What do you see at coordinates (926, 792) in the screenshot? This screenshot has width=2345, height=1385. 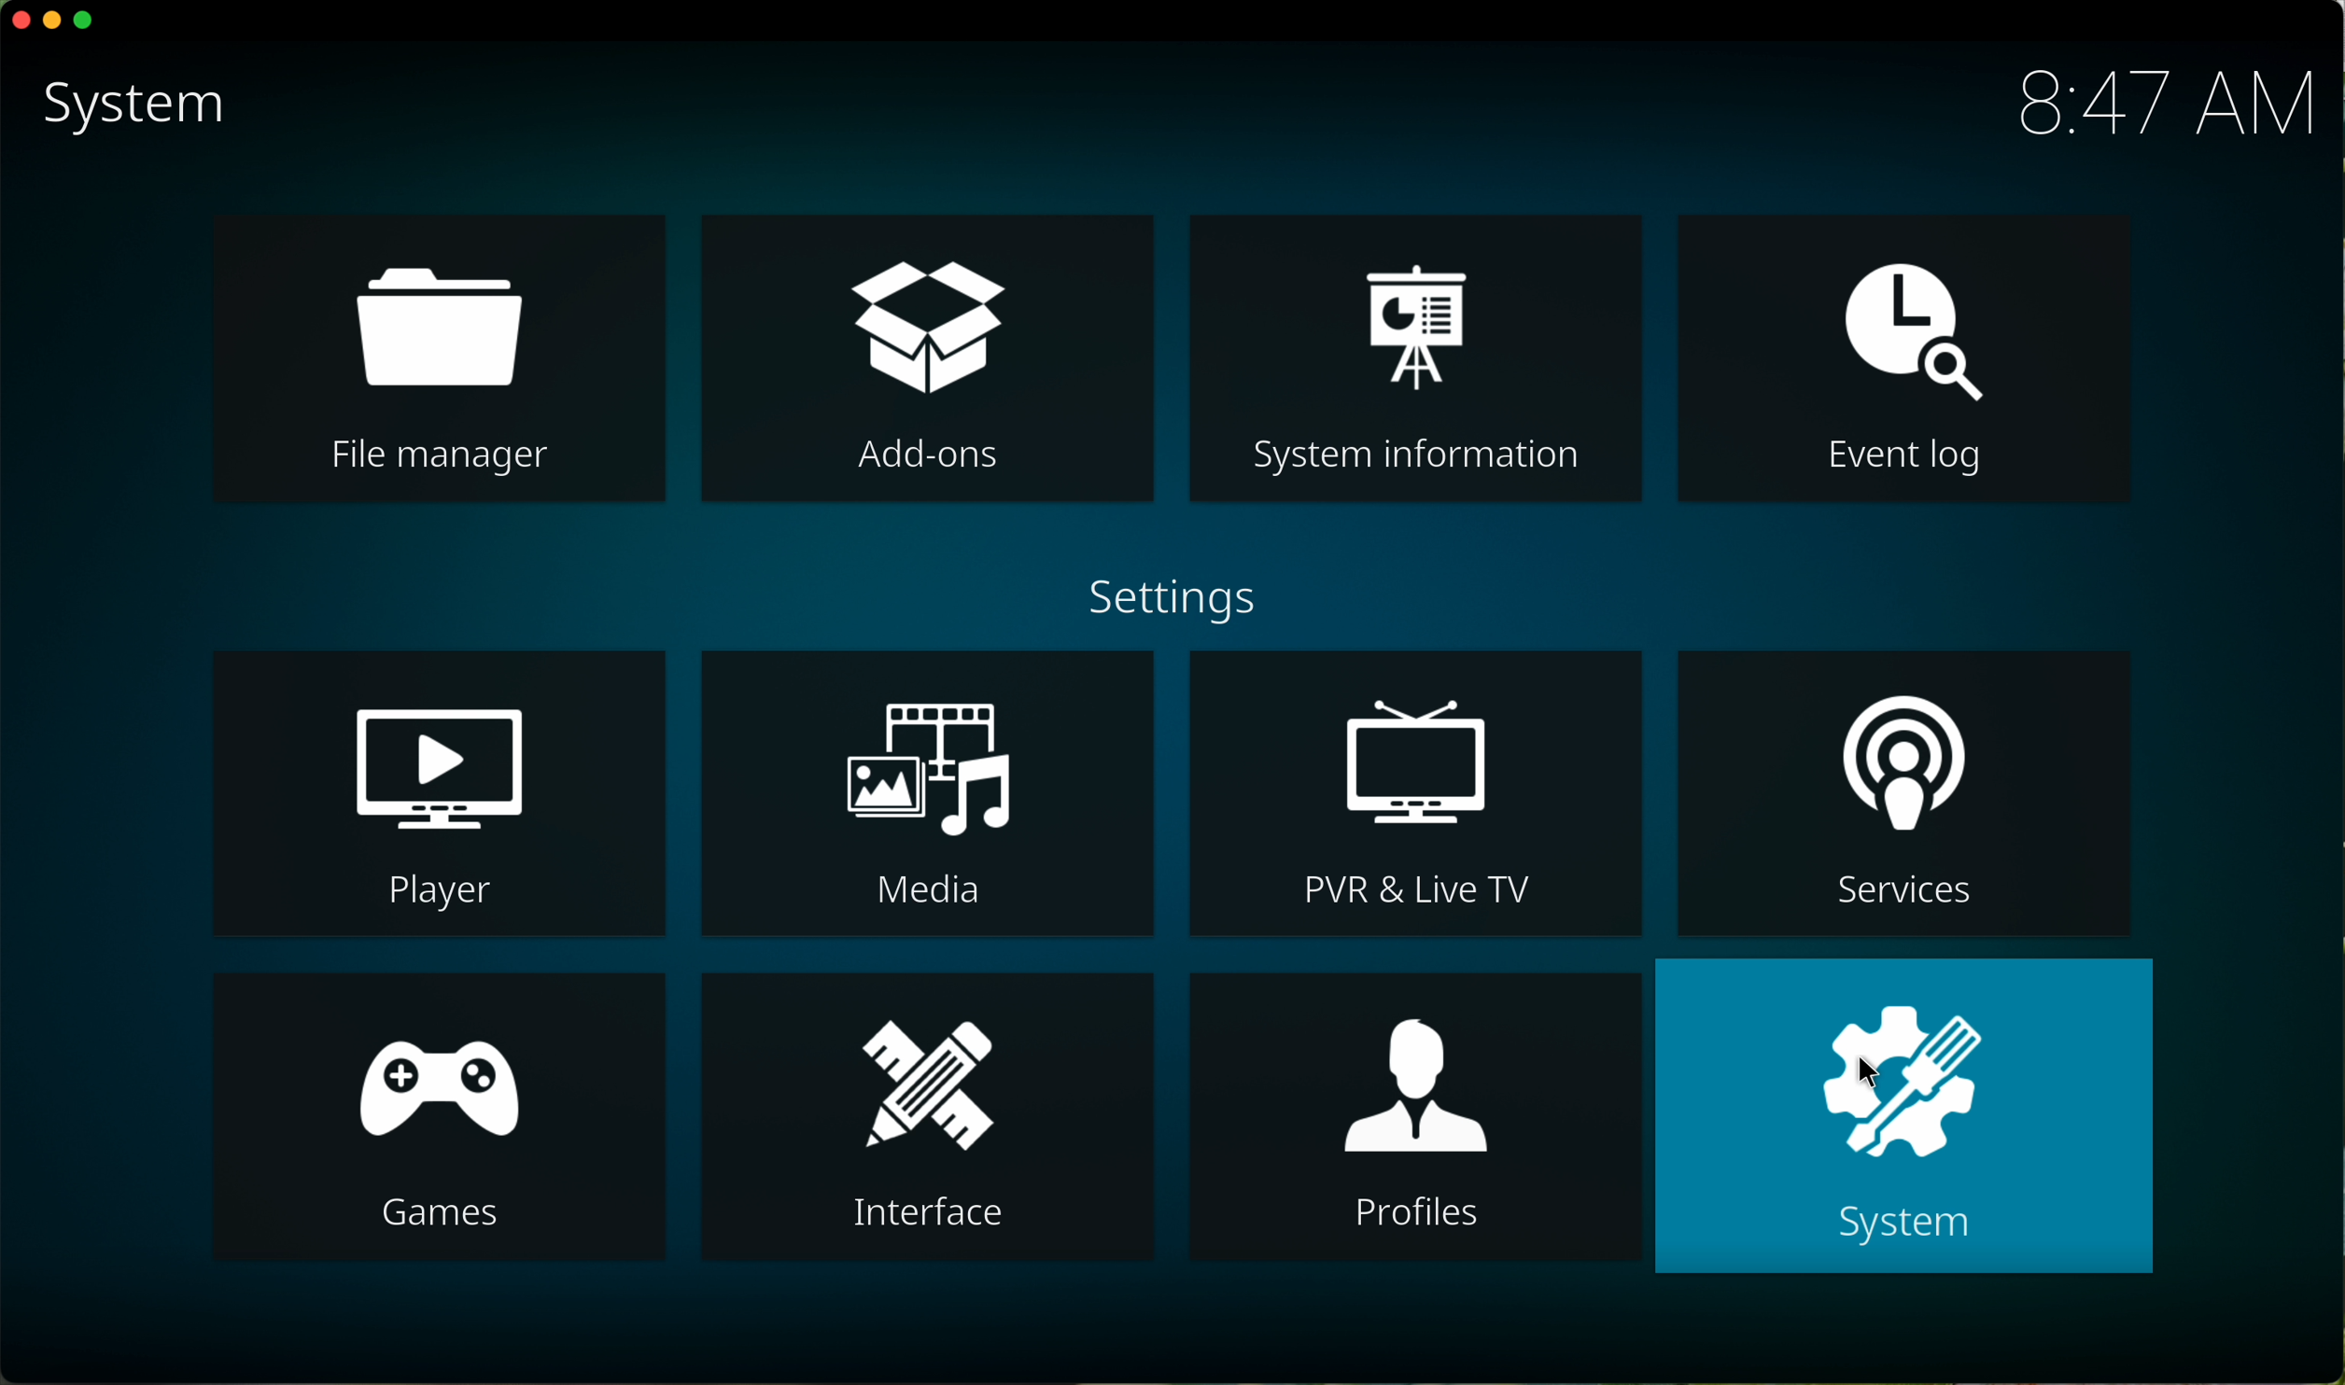 I see `media` at bounding box center [926, 792].